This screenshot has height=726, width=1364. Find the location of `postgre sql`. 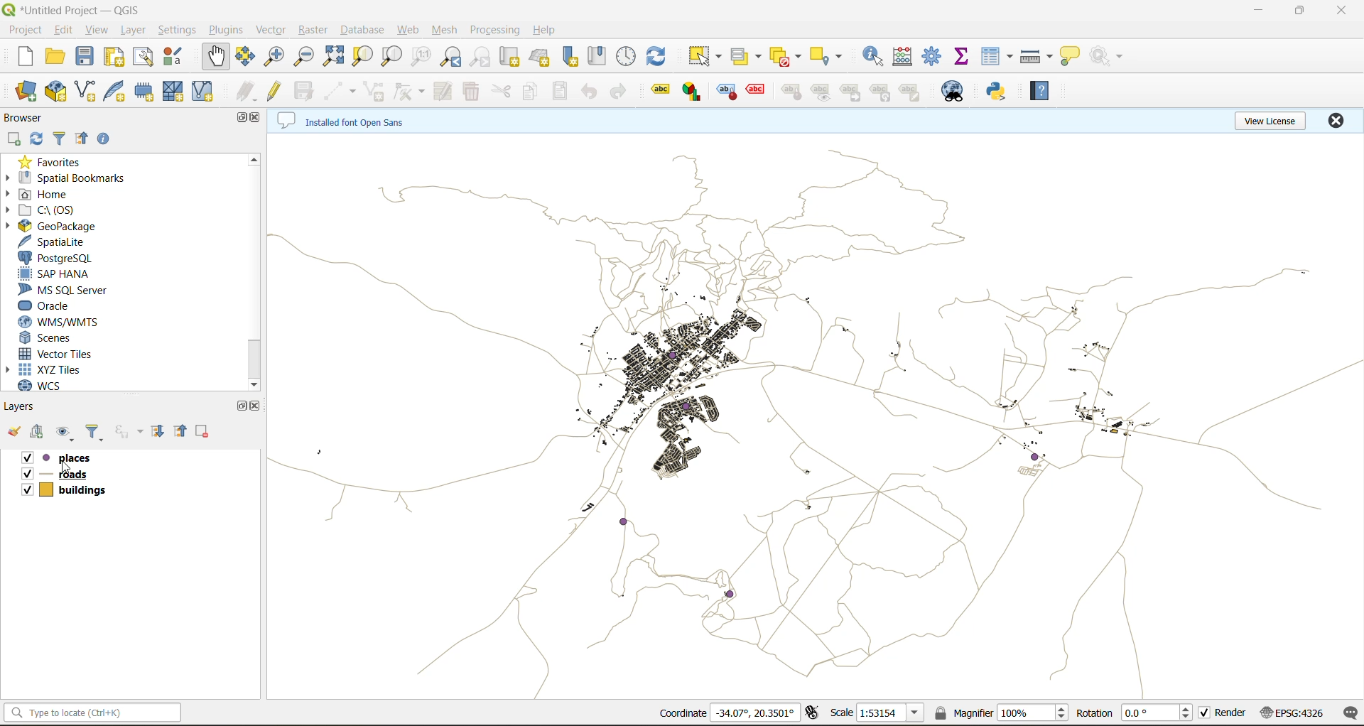

postgre sql is located at coordinates (63, 257).